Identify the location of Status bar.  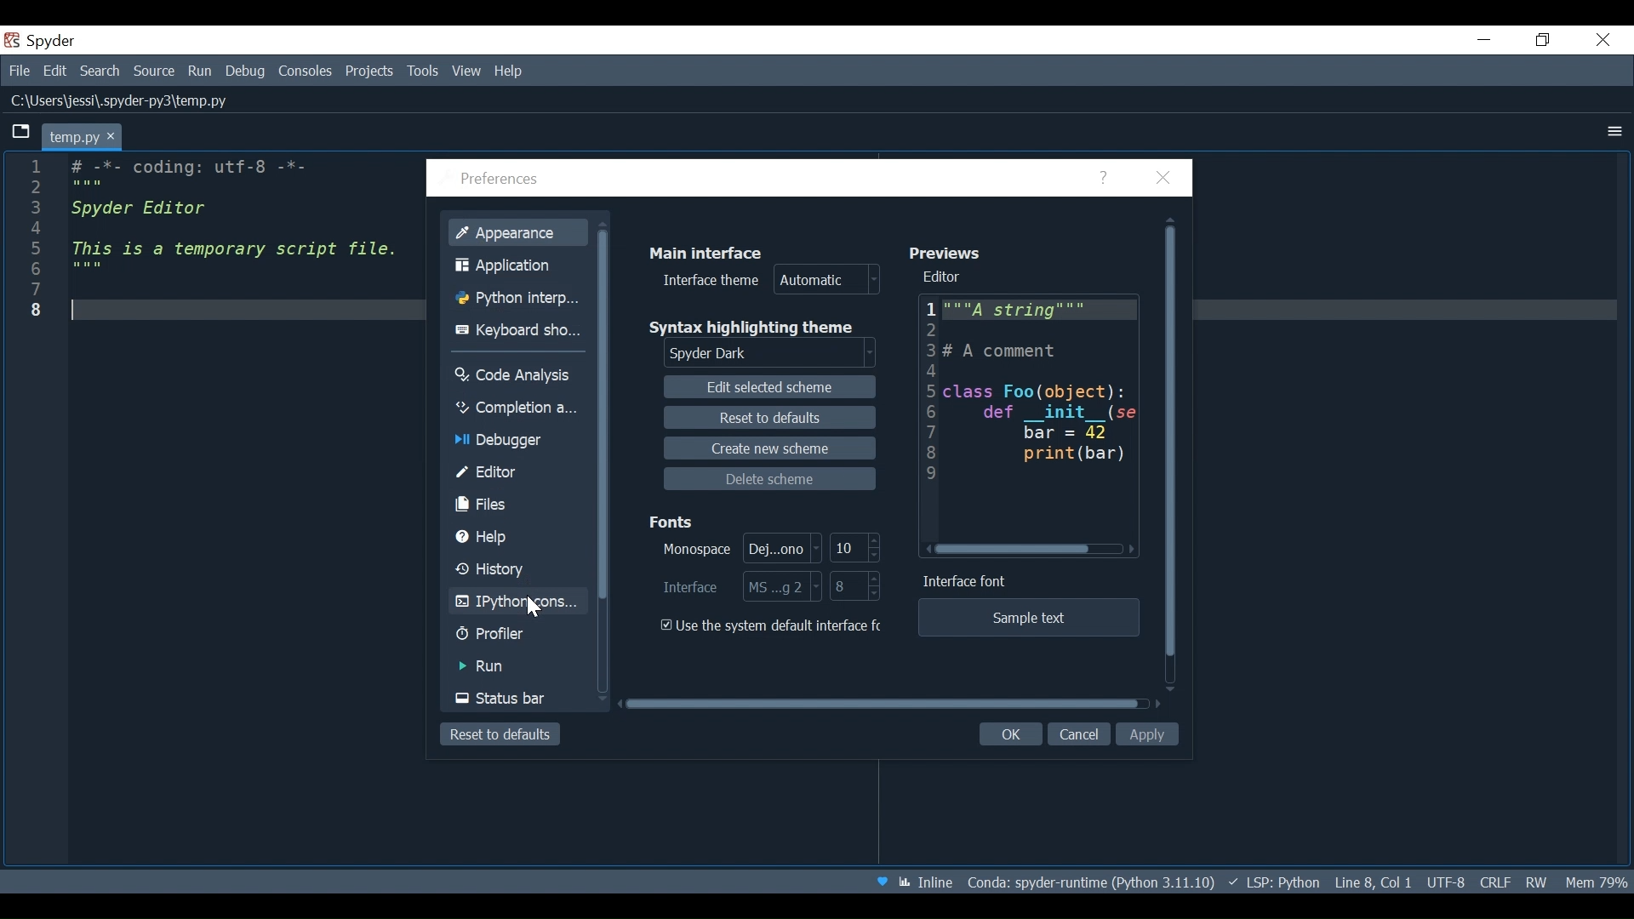
(514, 699).